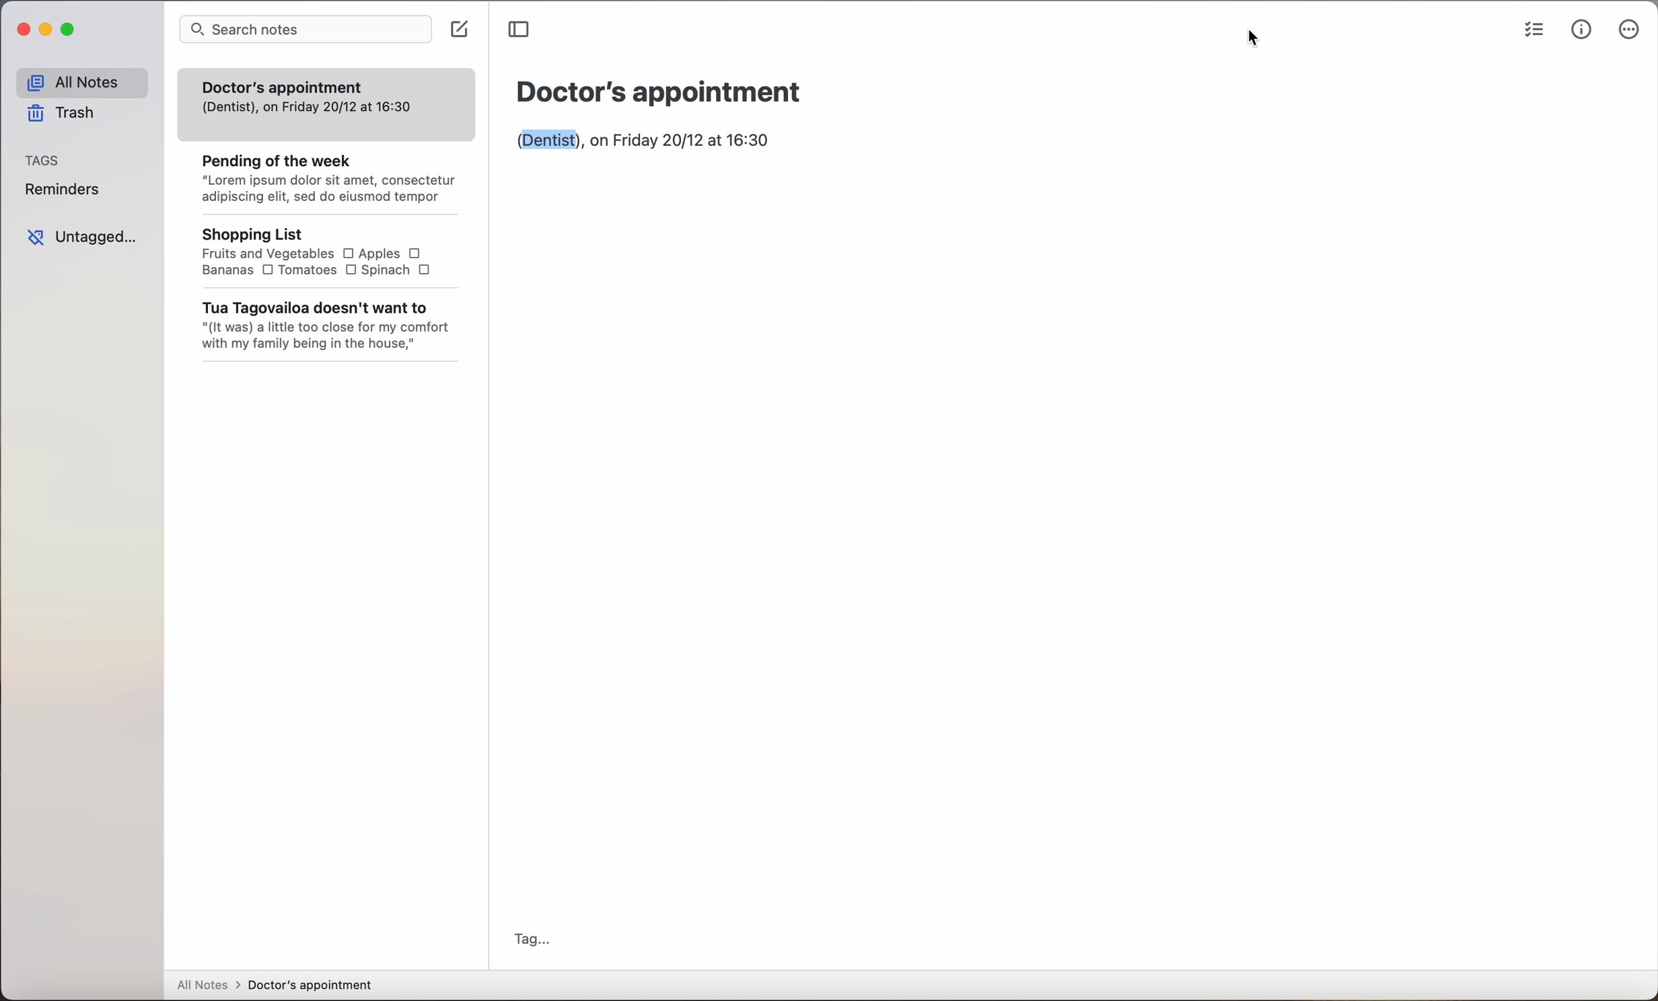 This screenshot has width=1658, height=1001. I want to click on metrics, so click(1581, 31).